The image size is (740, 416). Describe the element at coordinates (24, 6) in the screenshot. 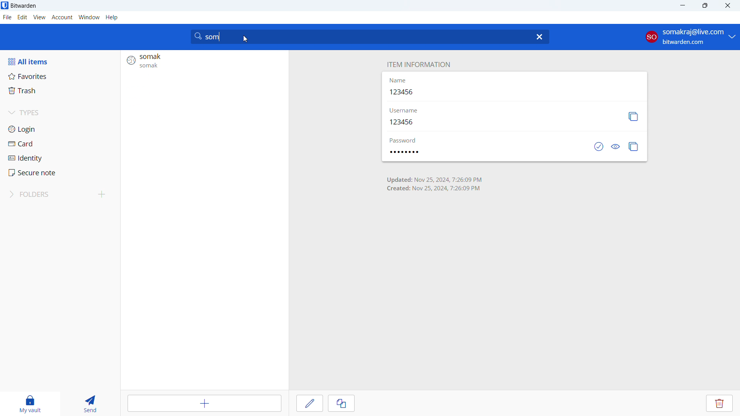

I see `title` at that location.